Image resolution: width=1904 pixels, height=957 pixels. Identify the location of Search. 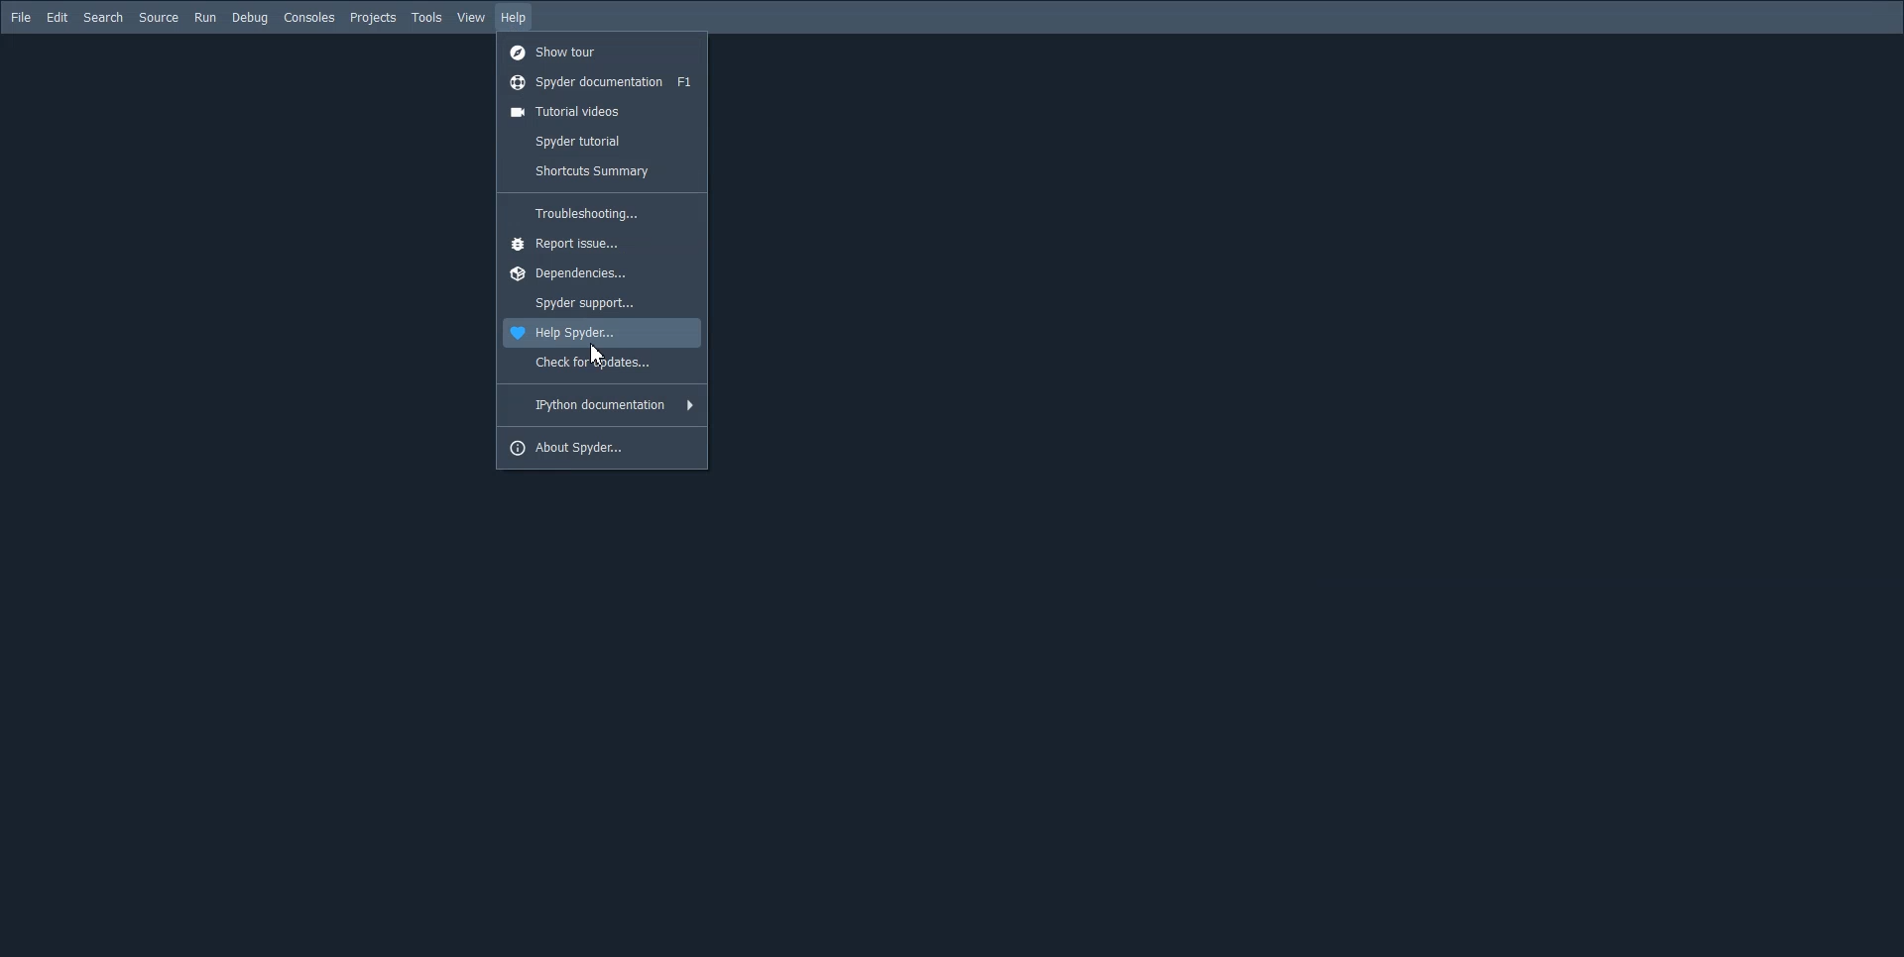
(104, 17).